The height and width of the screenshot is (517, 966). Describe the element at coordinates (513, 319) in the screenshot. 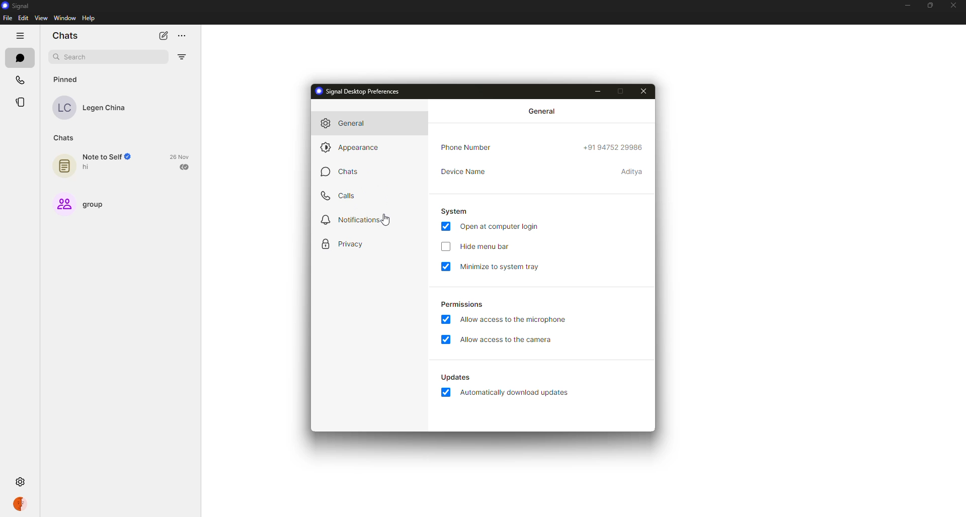

I see `allow access to microphone` at that location.